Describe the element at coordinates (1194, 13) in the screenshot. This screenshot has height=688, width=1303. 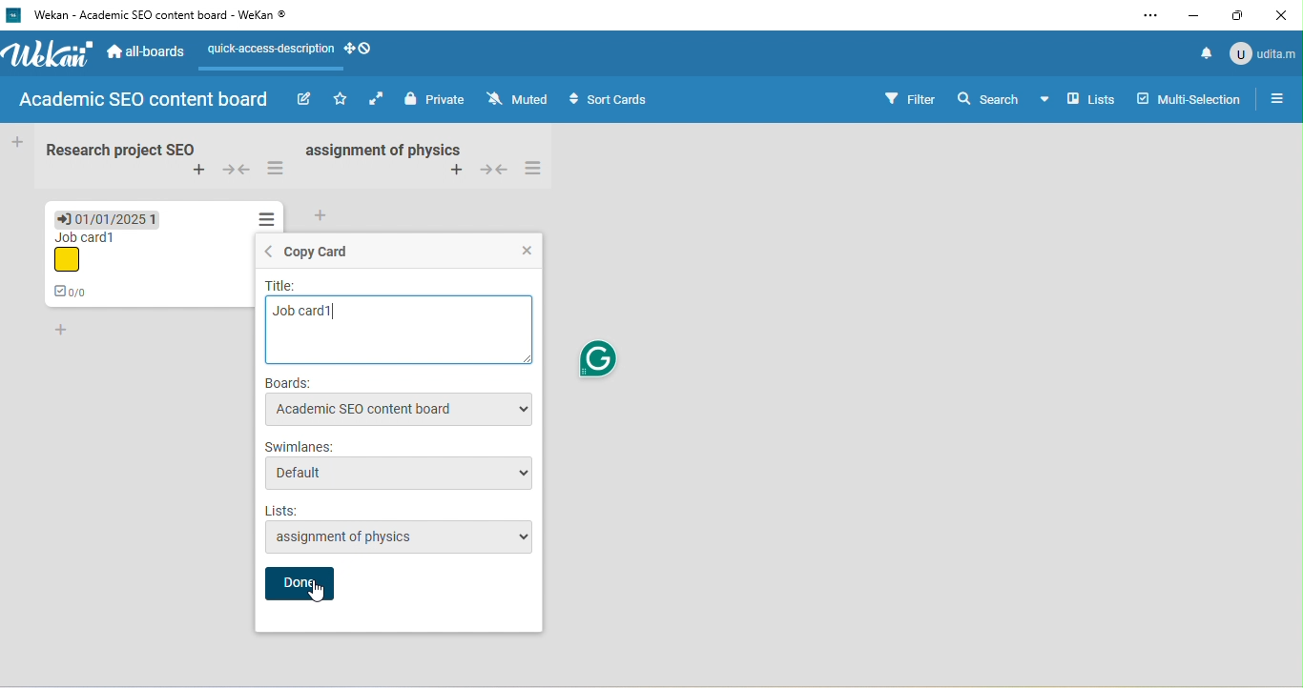
I see `minimize` at that location.